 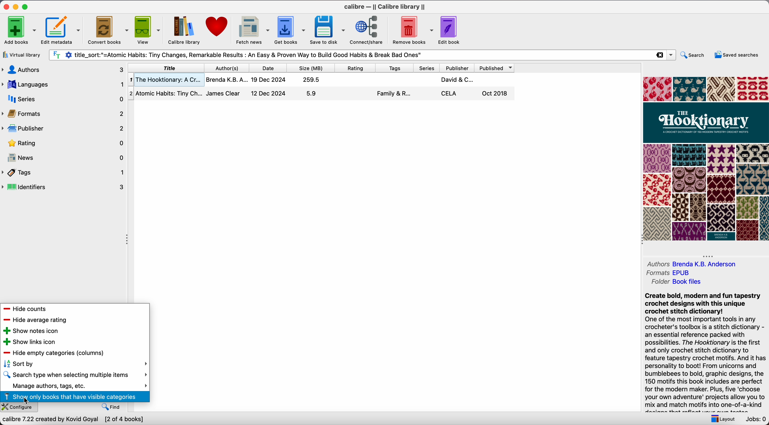 What do you see at coordinates (412, 29) in the screenshot?
I see `remove books` at bounding box center [412, 29].